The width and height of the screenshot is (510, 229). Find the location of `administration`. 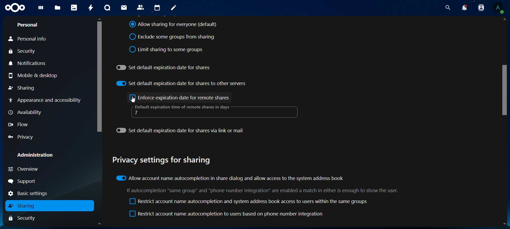

administration is located at coordinates (36, 155).